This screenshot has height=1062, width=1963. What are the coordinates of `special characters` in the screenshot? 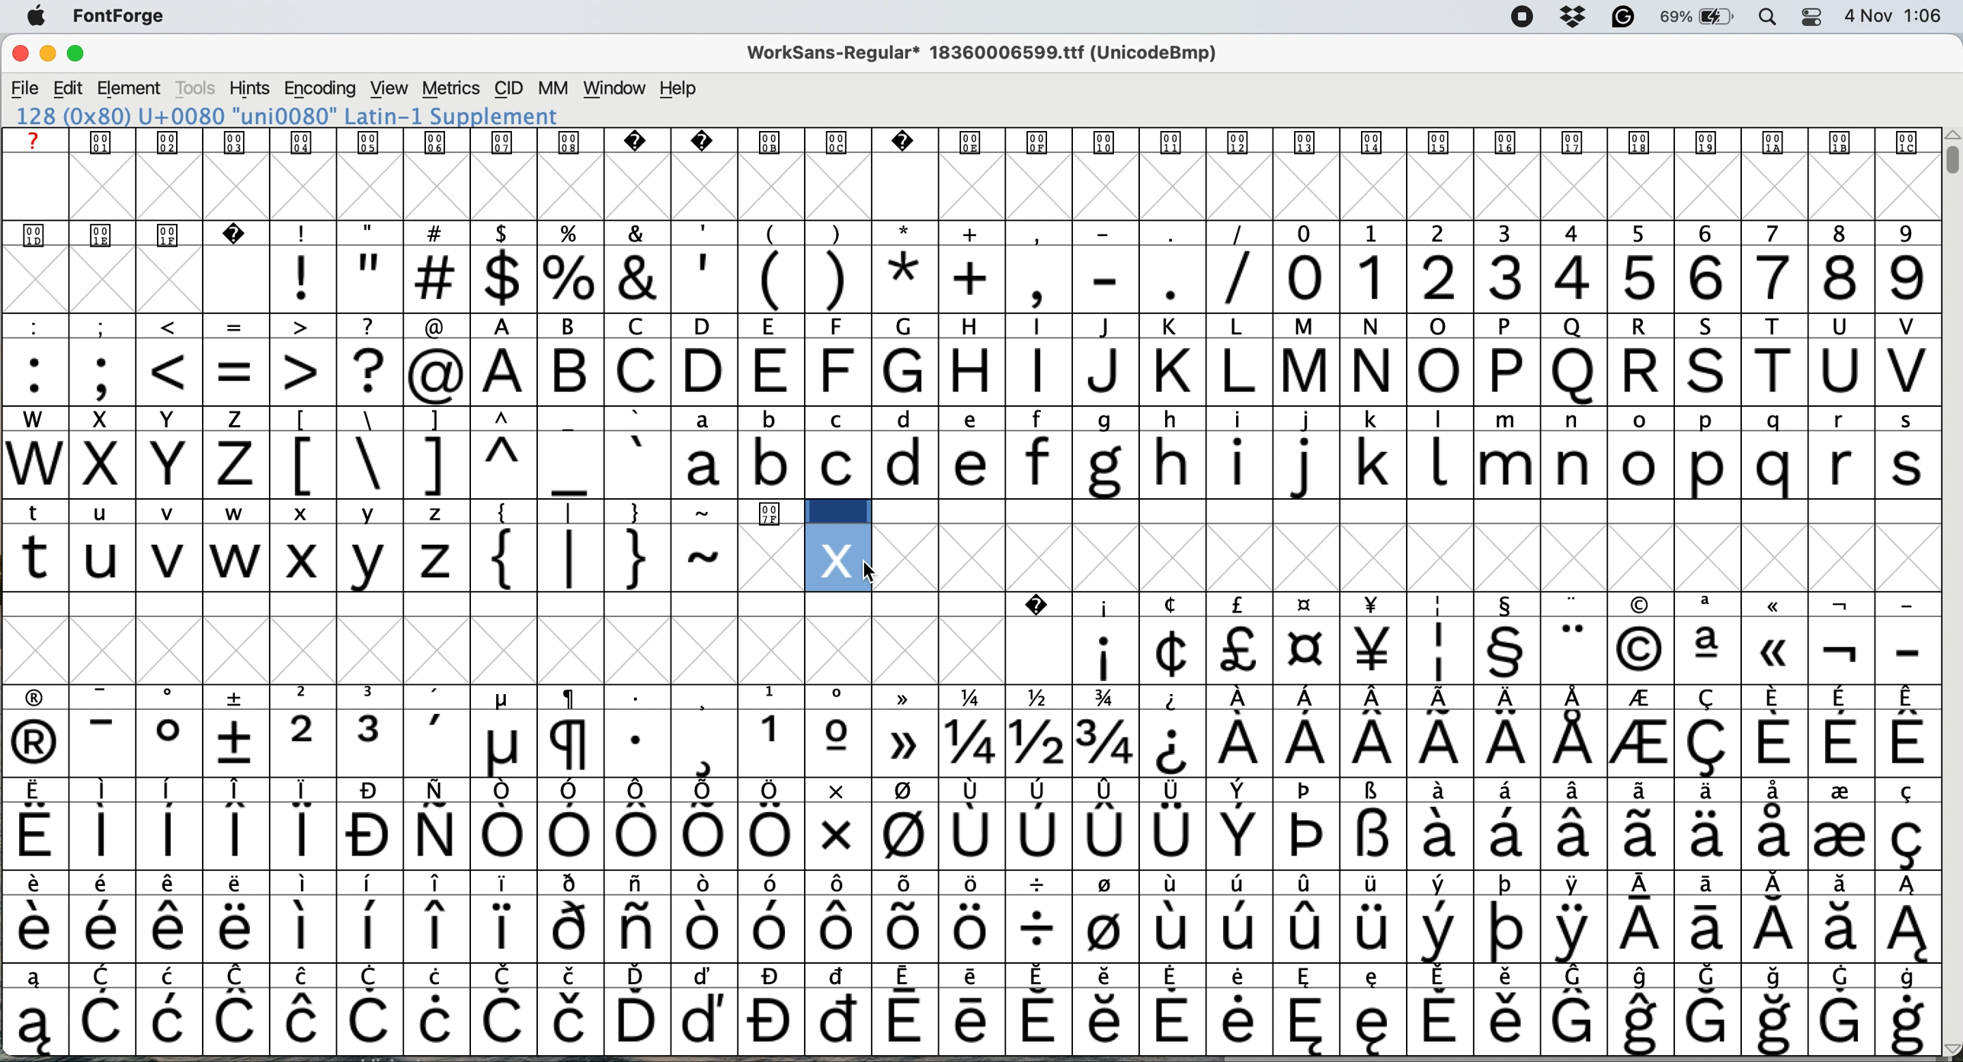 It's located at (609, 560).